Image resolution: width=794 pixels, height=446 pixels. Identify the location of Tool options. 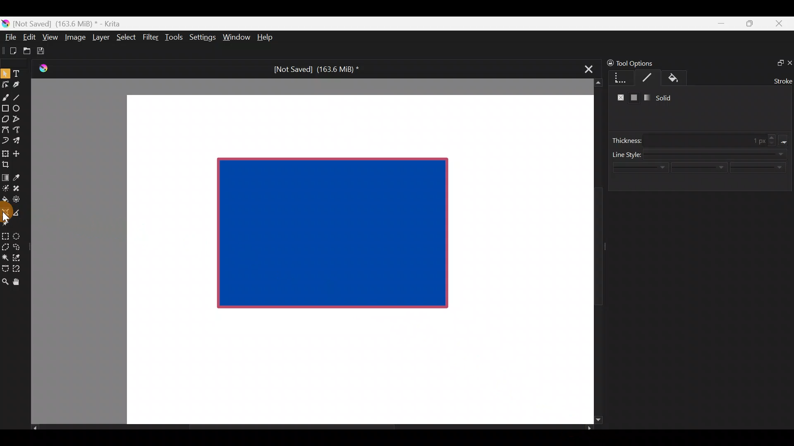
(643, 63).